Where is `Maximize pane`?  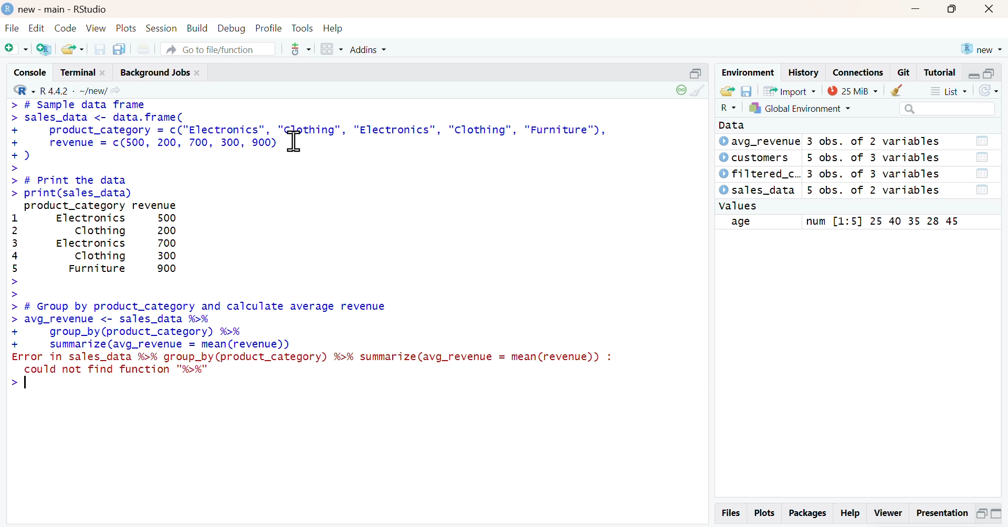 Maximize pane is located at coordinates (996, 515).